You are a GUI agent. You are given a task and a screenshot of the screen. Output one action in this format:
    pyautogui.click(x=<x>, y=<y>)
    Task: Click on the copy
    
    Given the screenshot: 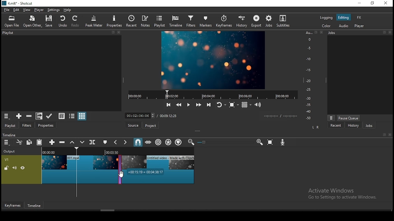 What is the action you would take?
    pyautogui.click(x=29, y=142)
    